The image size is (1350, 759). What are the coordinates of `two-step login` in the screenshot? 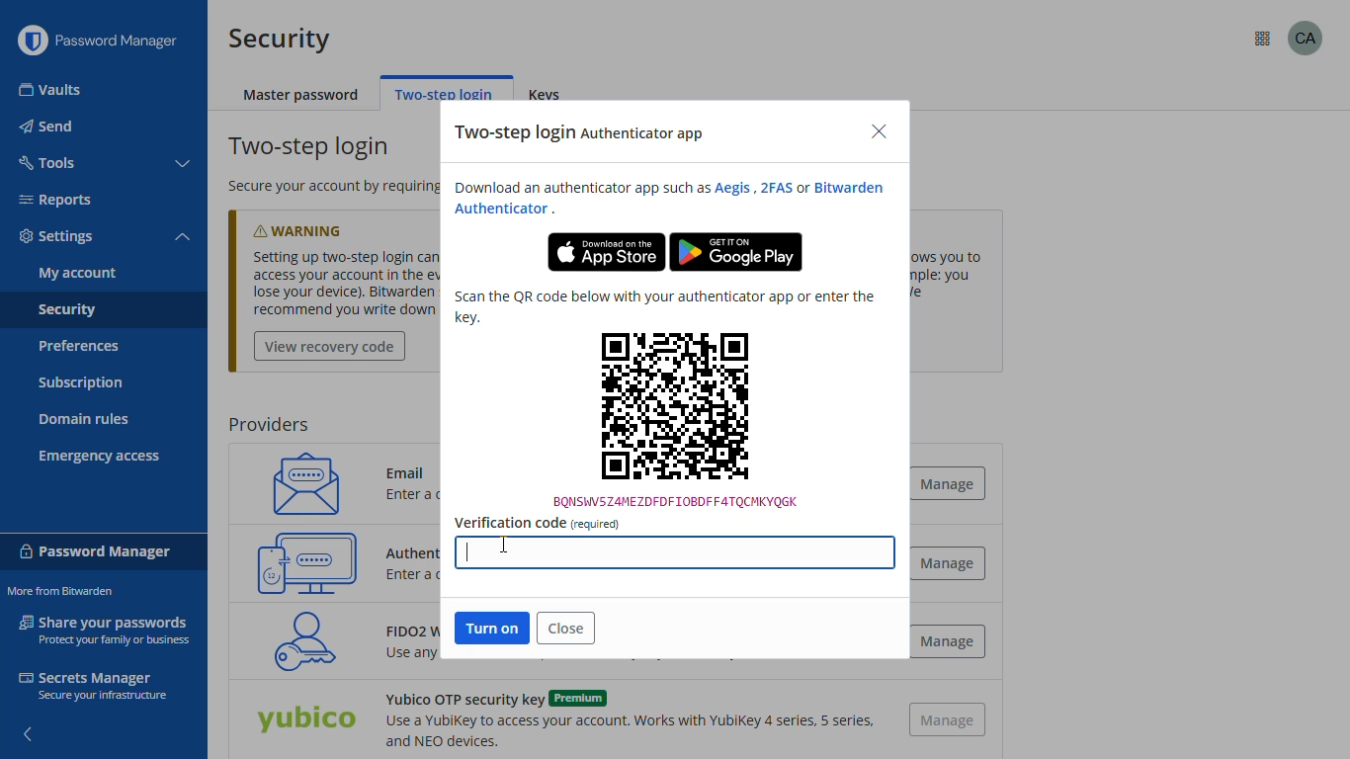 It's located at (444, 94).